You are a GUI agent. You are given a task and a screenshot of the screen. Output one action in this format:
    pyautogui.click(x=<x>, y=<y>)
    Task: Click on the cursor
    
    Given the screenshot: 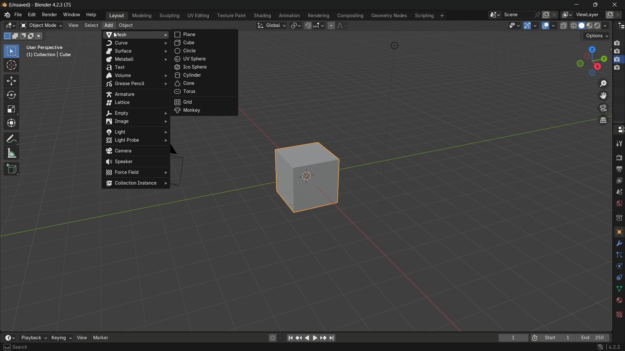 What is the action you would take?
    pyautogui.click(x=115, y=35)
    